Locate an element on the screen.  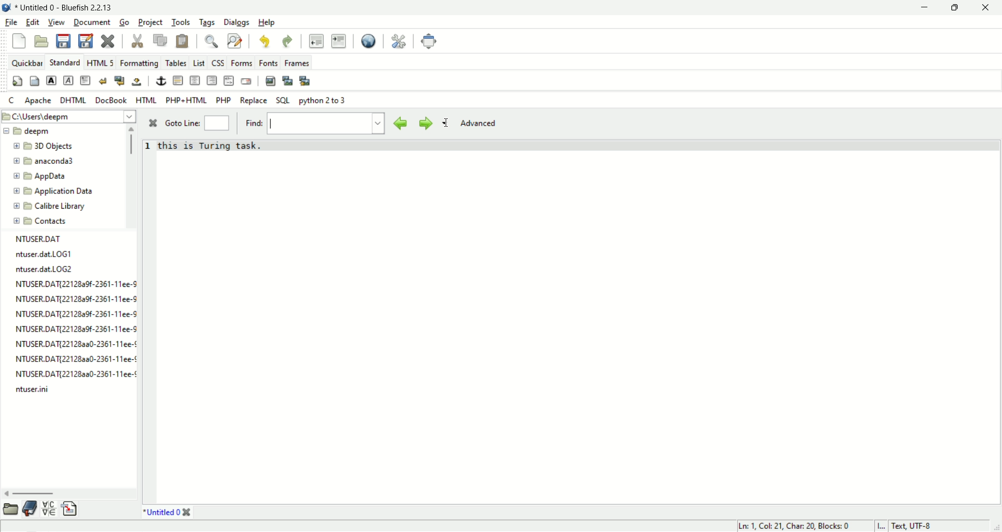
text field is located at coordinates (321, 124).